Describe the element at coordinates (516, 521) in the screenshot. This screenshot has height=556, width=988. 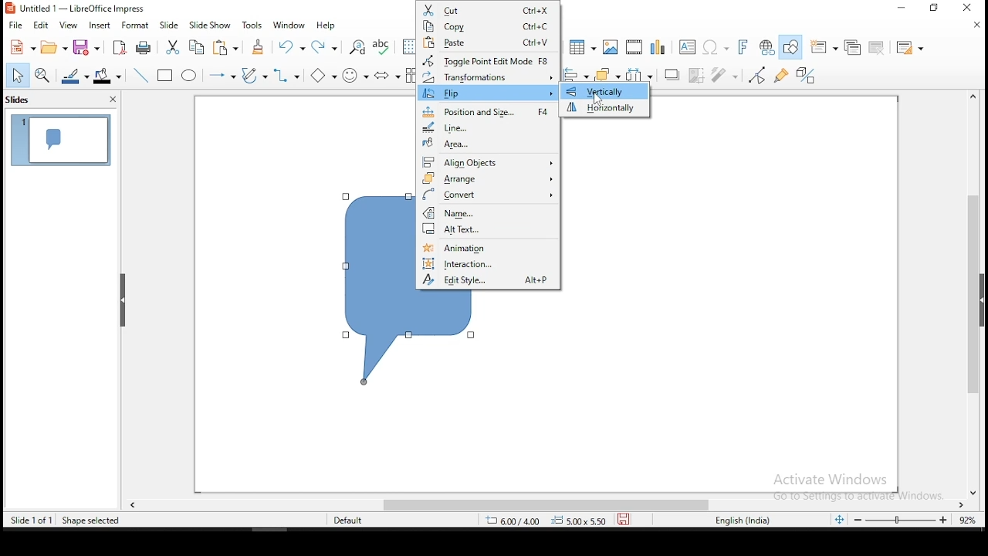
I see `8.80/6.27` at that location.